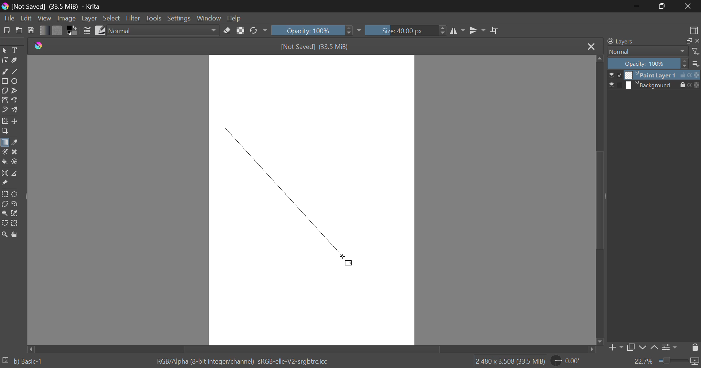  Describe the element at coordinates (669, 347) in the screenshot. I see `Layer Settings` at that location.